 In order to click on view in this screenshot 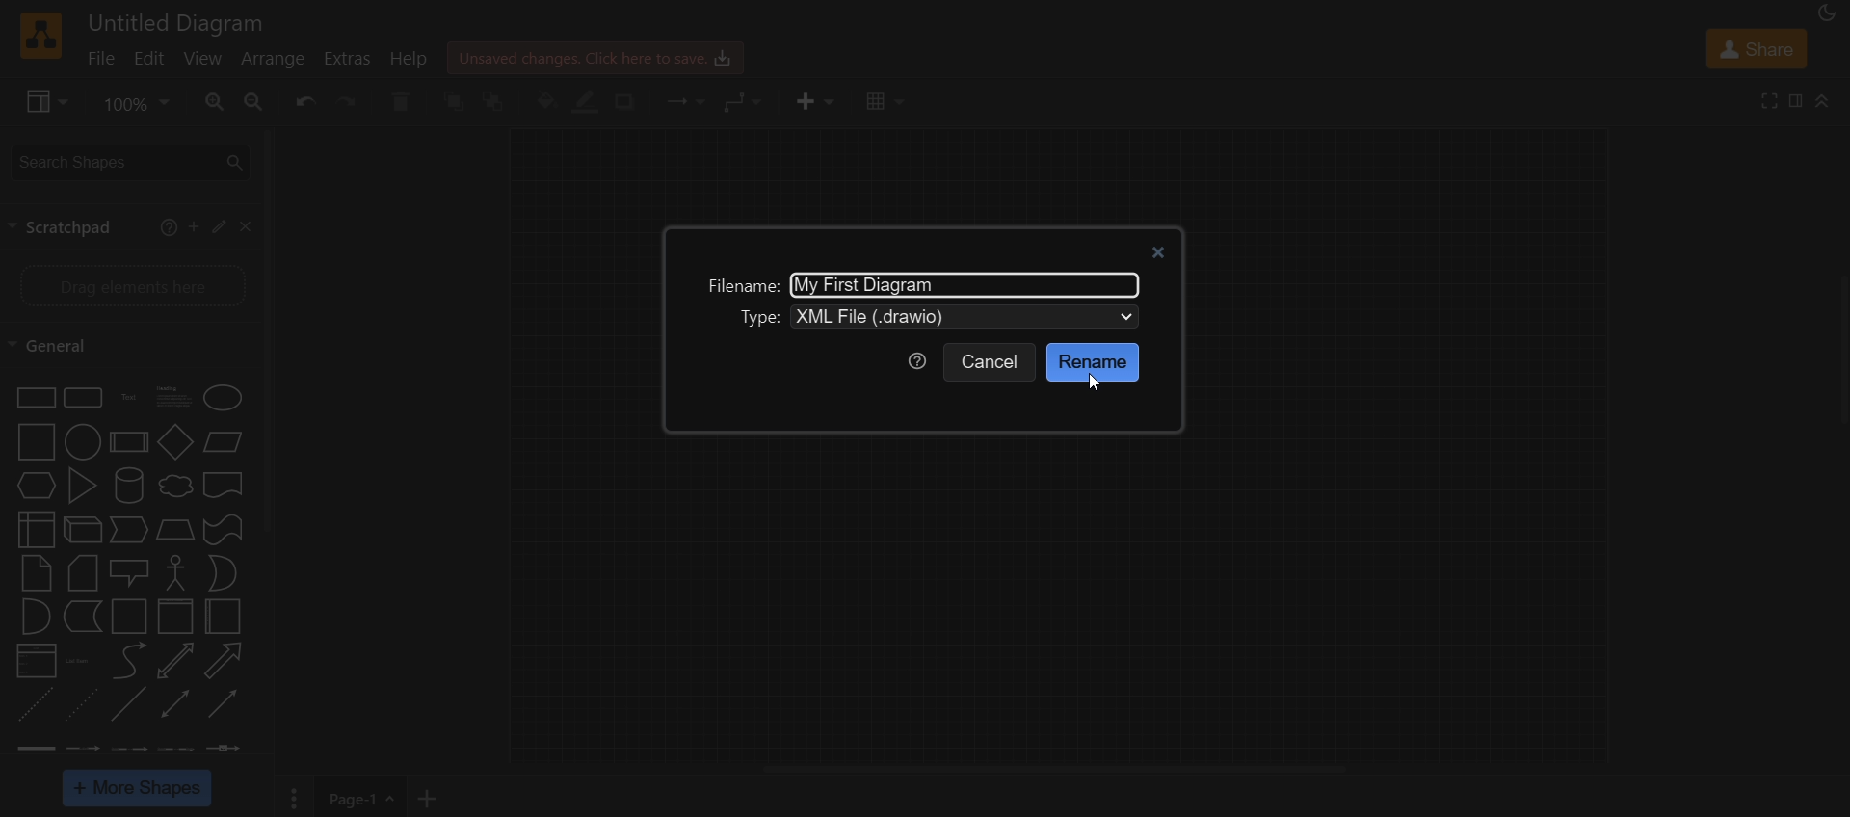, I will do `click(205, 60)`.